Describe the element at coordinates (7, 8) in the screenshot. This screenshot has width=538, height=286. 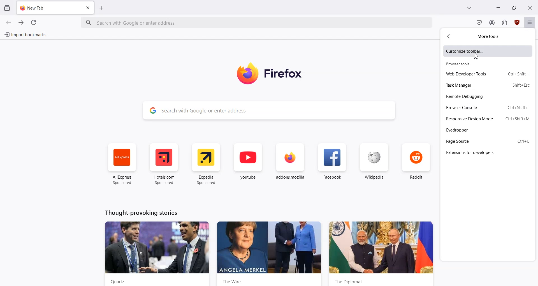
I see `View recent browsing` at that location.